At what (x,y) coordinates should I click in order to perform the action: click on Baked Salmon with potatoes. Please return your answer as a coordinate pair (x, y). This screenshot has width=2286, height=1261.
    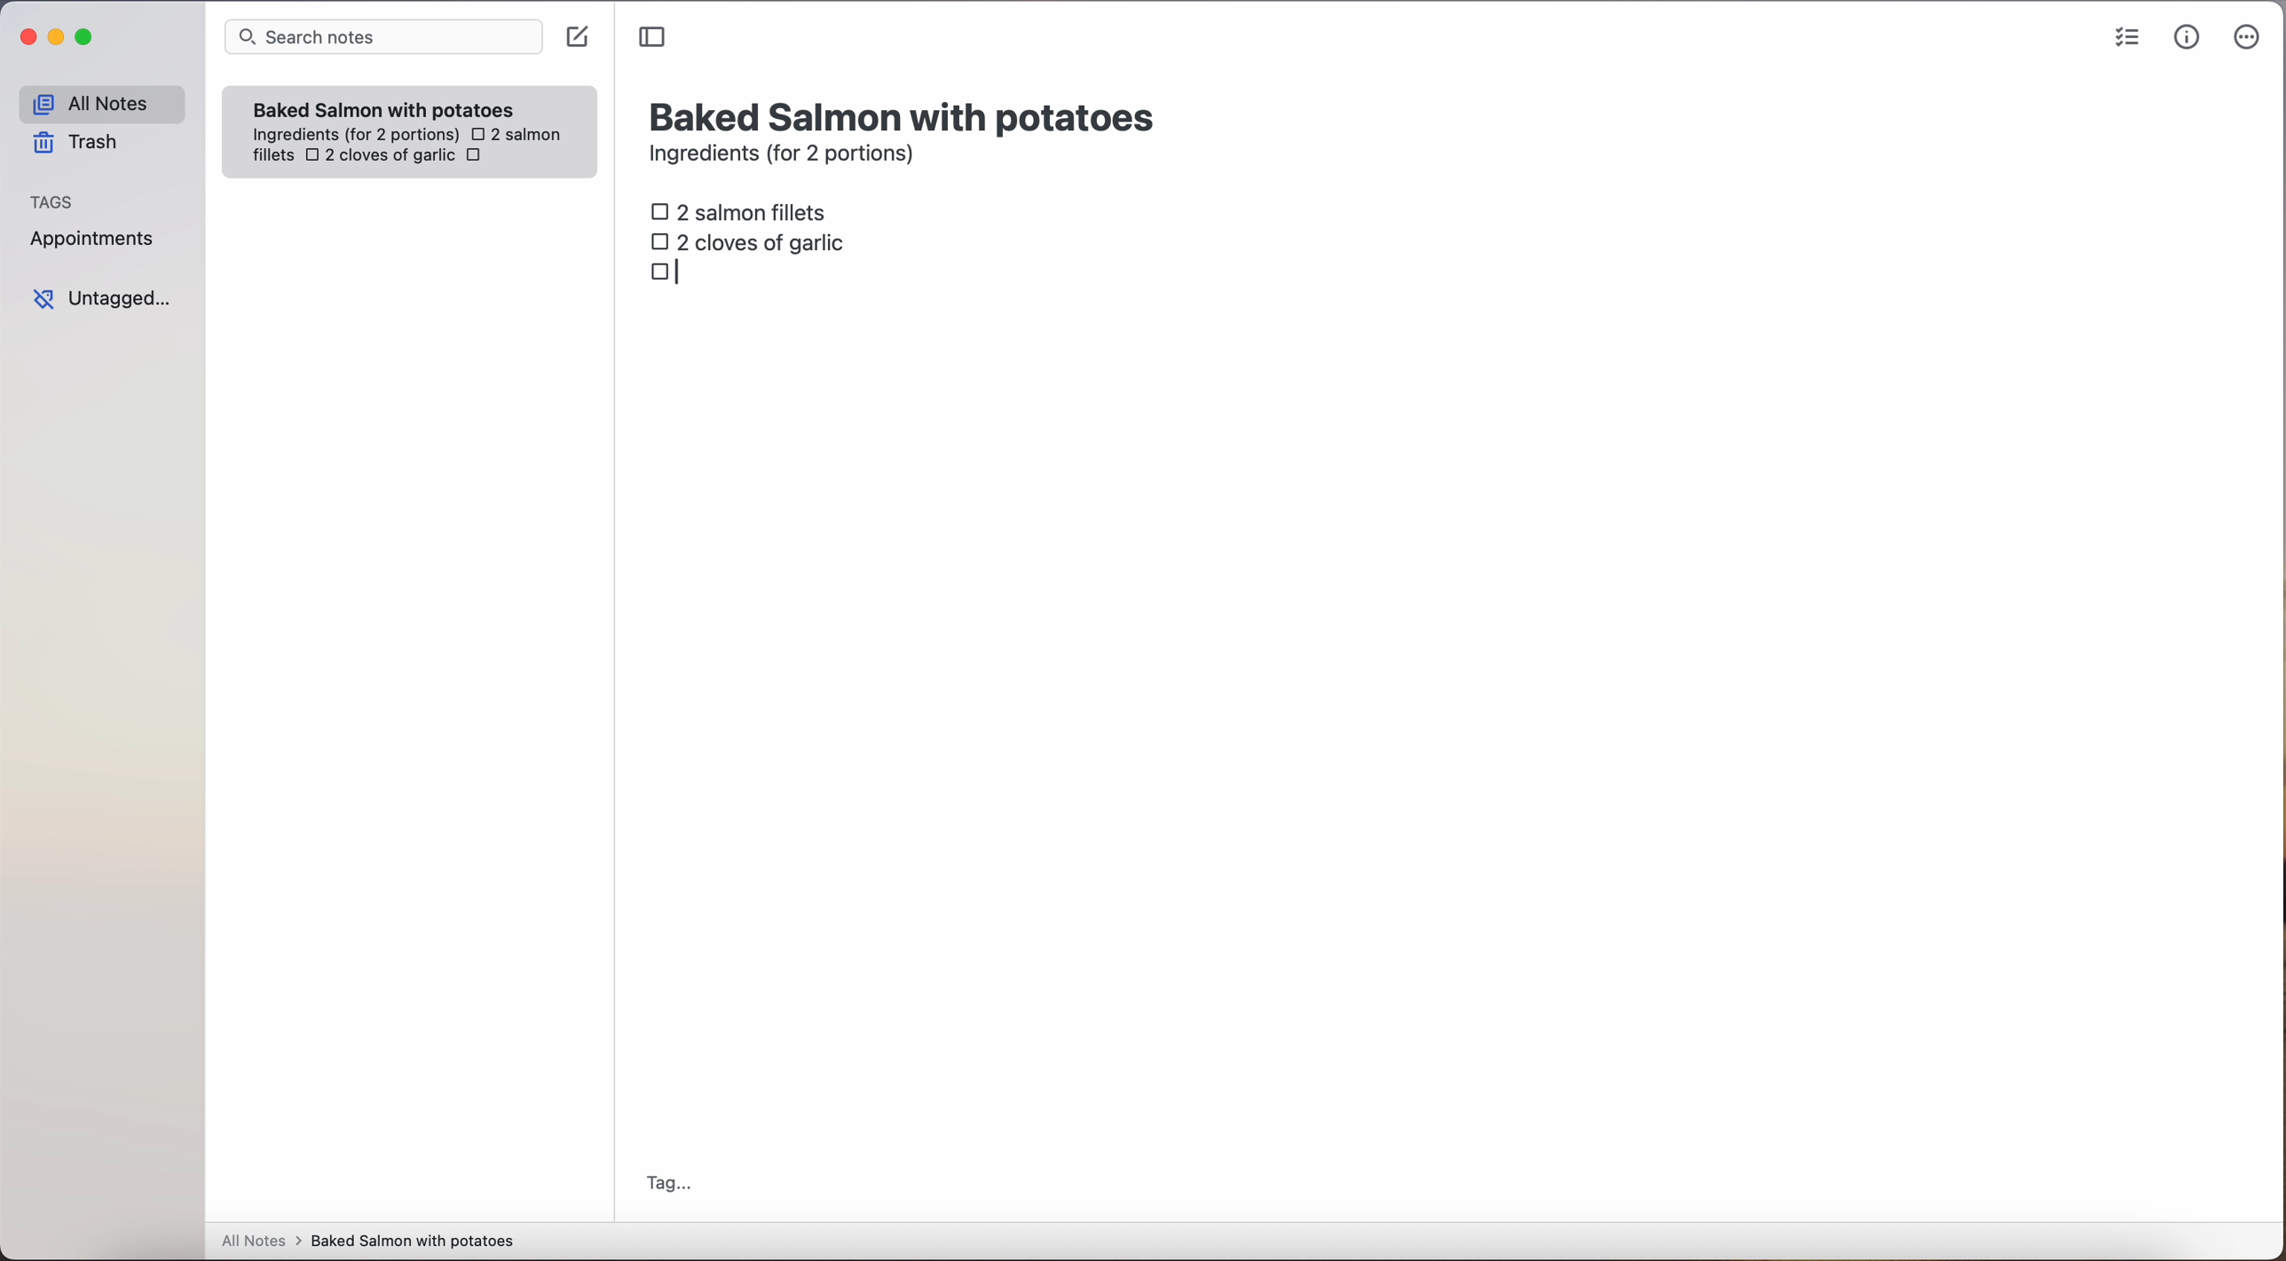
    Looking at the image, I should click on (384, 106).